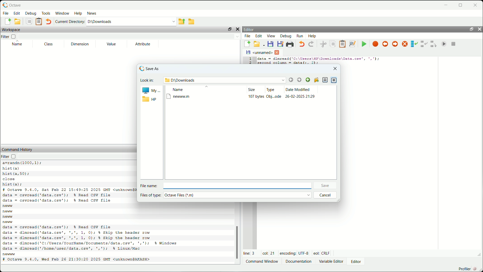 Image resolution: width=483 pixels, height=272 pixels. Describe the element at coordinates (477, 4) in the screenshot. I see `close` at that location.